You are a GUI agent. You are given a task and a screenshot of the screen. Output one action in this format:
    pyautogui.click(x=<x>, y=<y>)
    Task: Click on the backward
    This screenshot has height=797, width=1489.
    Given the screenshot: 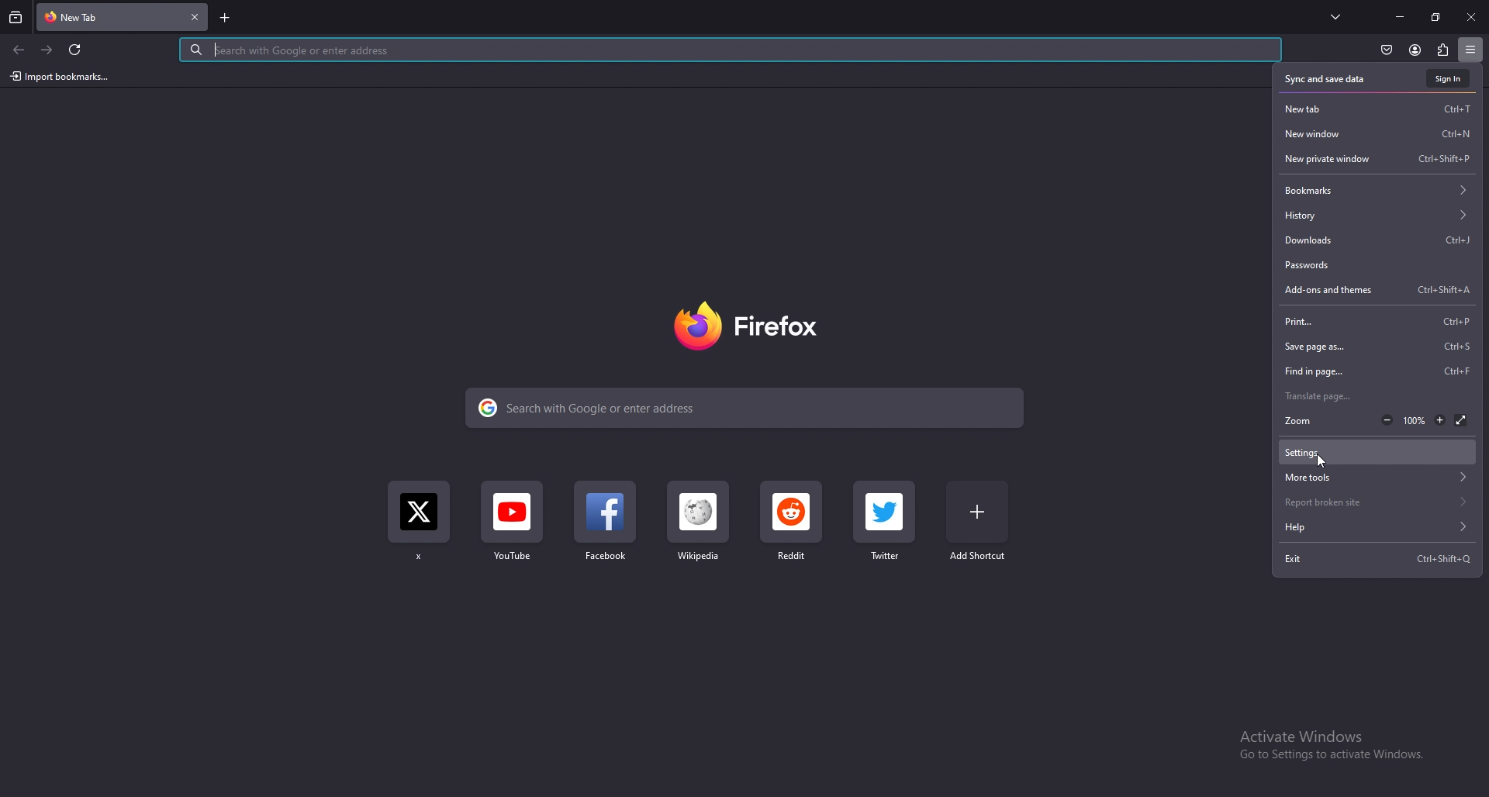 What is the action you would take?
    pyautogui.click(x=19, y=50)
    